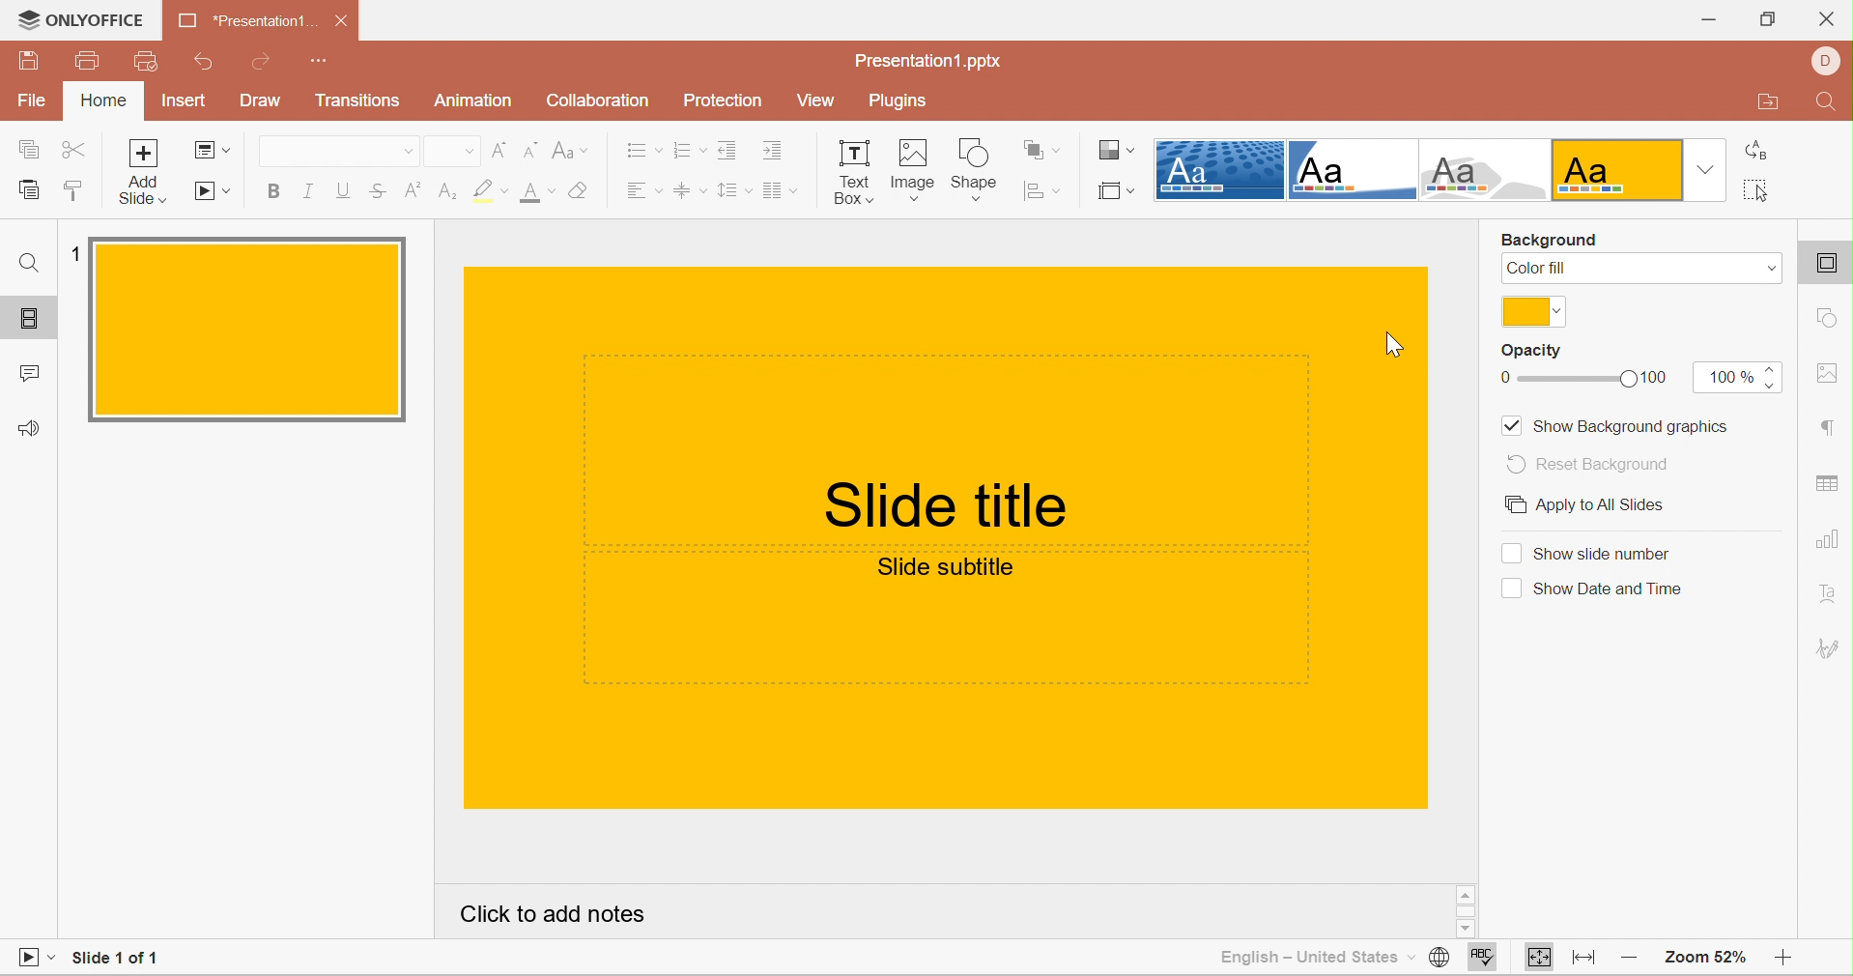  What do you see at coordinates (975, 166) in the screenshot?
I see `Shape` at bounding box center [975, 166].